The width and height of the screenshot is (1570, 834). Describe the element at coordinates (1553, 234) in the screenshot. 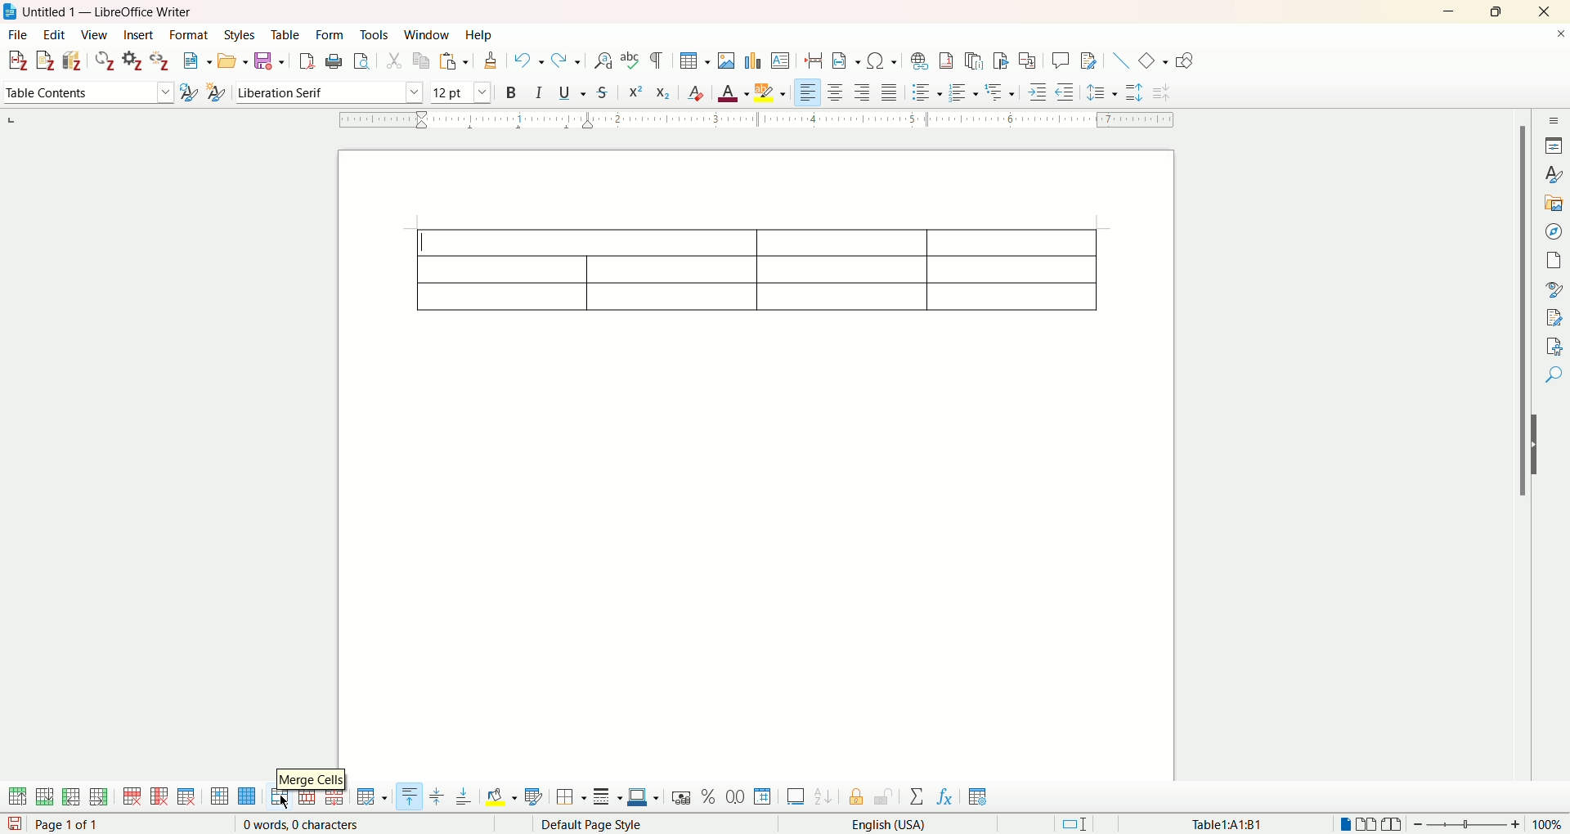

I see `navigator` at that location.